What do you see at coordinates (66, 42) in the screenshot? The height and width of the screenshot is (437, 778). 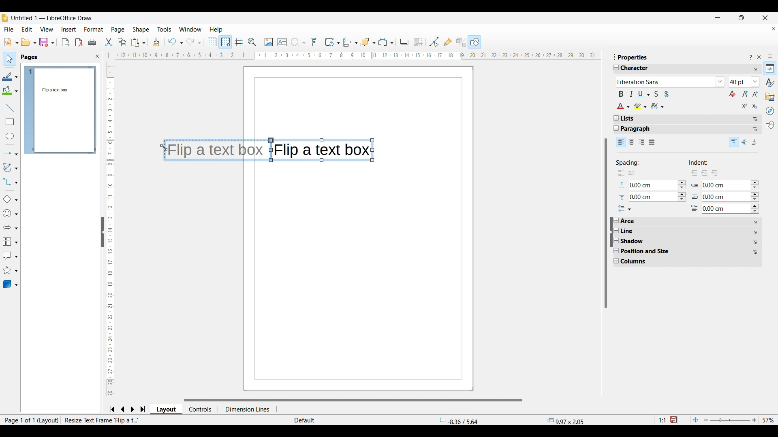 I see `Export` at bounding box center [66, 42].